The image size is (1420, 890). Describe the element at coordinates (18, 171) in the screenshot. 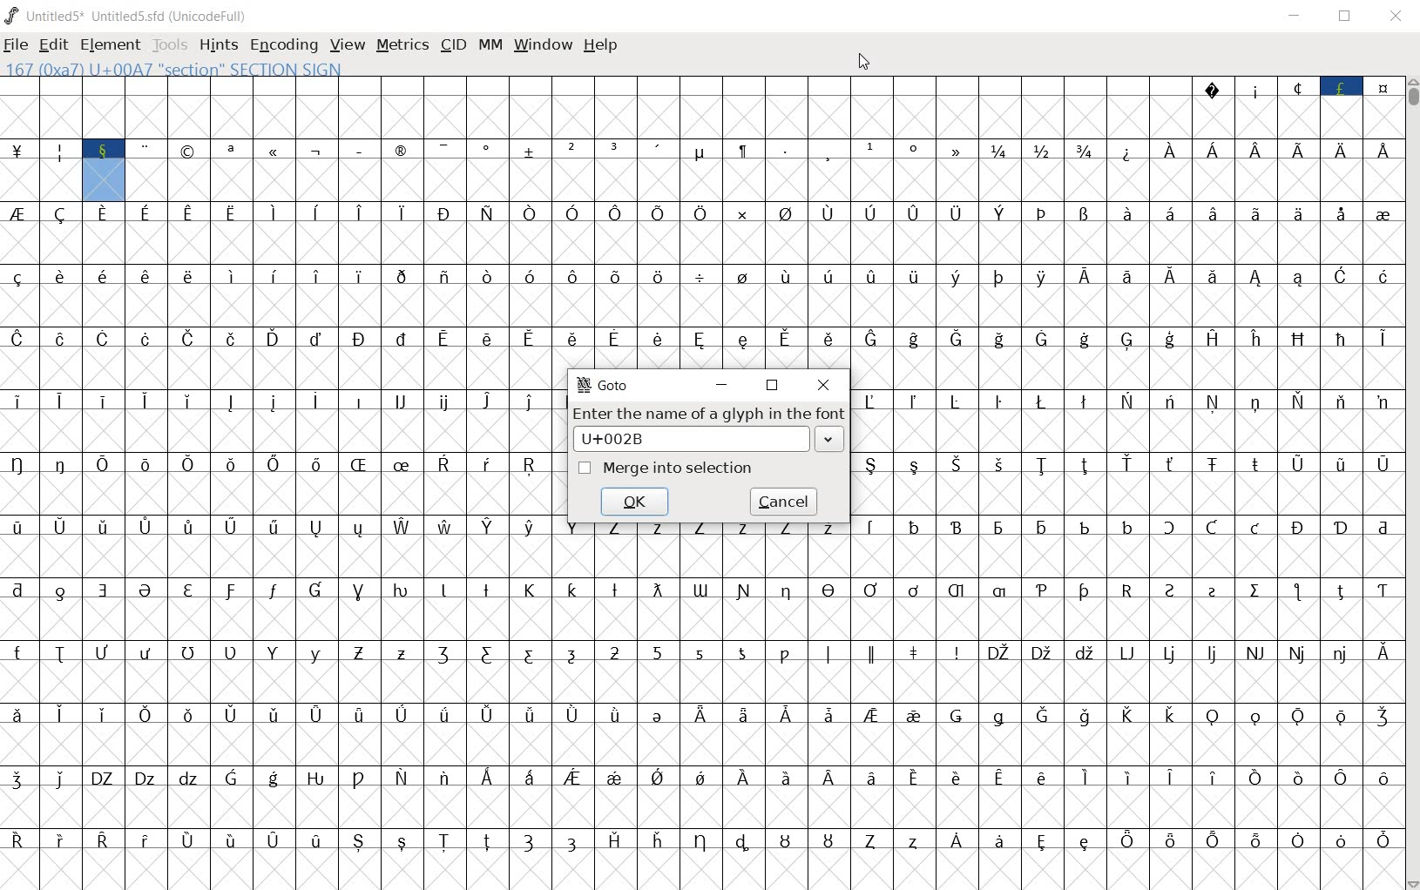

I see `currency` at that location.